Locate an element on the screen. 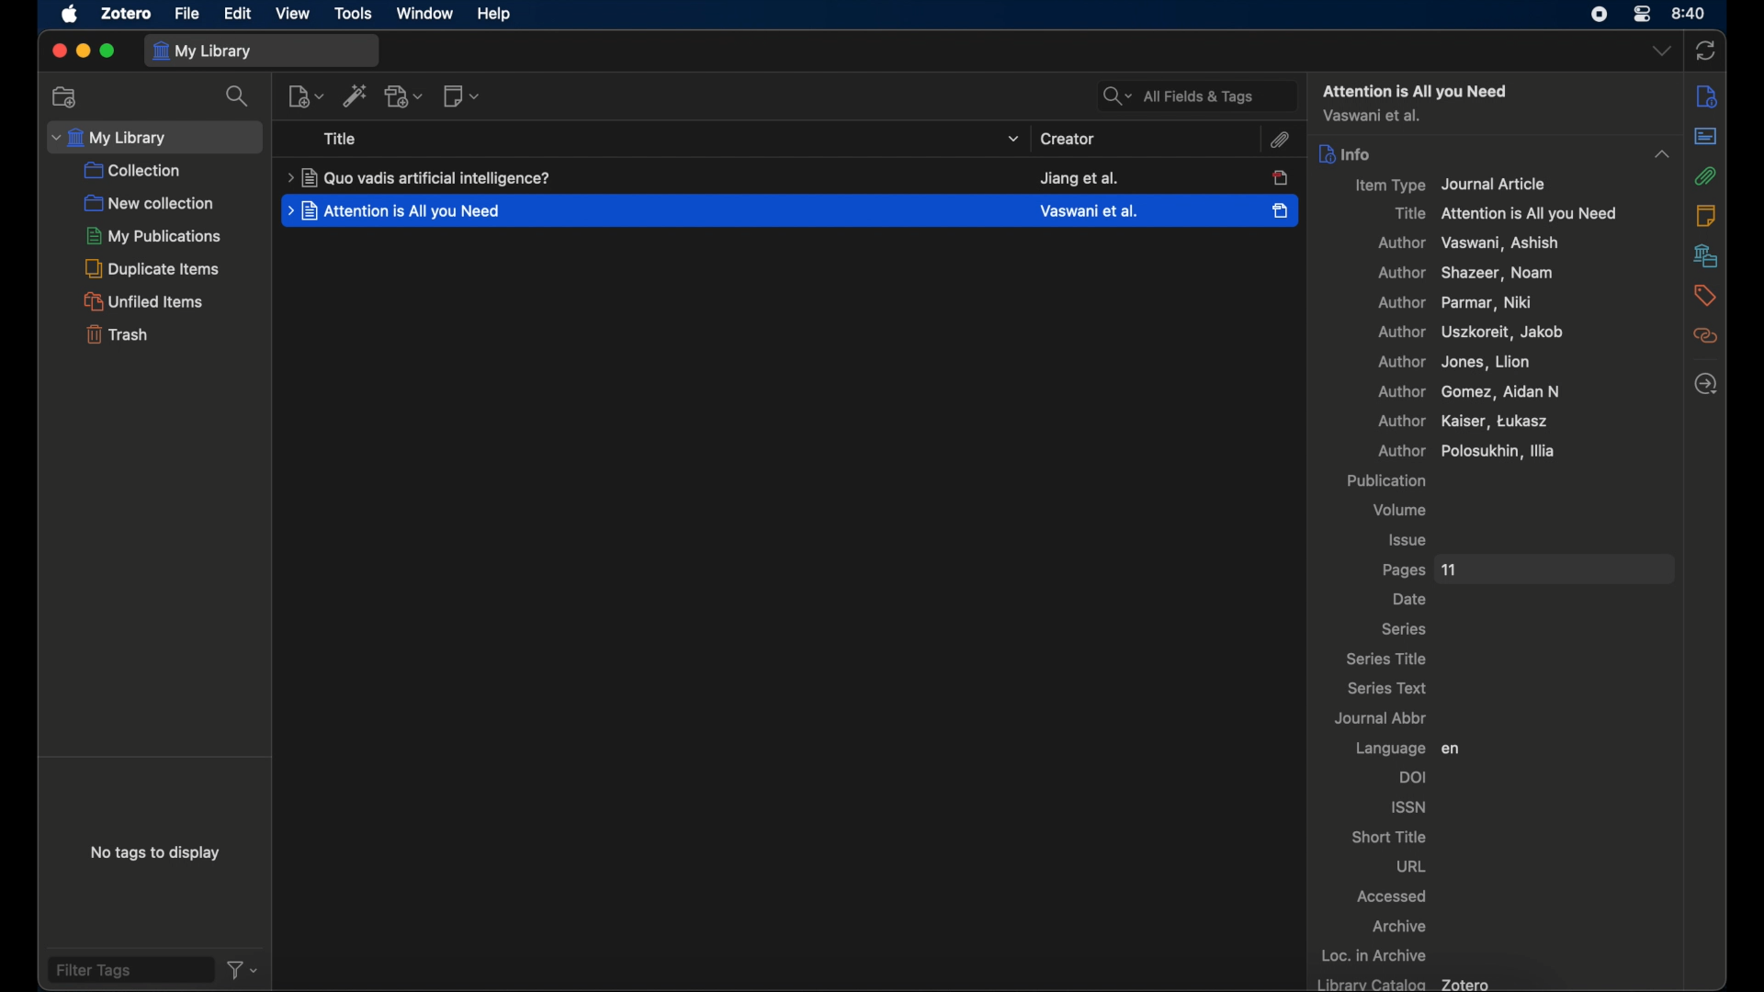 The image size is (1764, 992). author vaswani, ashish is located at coordinates (1468, 243).